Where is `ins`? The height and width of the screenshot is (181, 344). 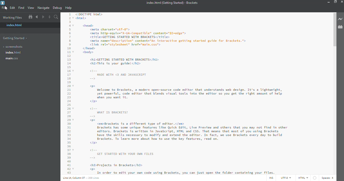 ins is located at coordinates (270, 177).